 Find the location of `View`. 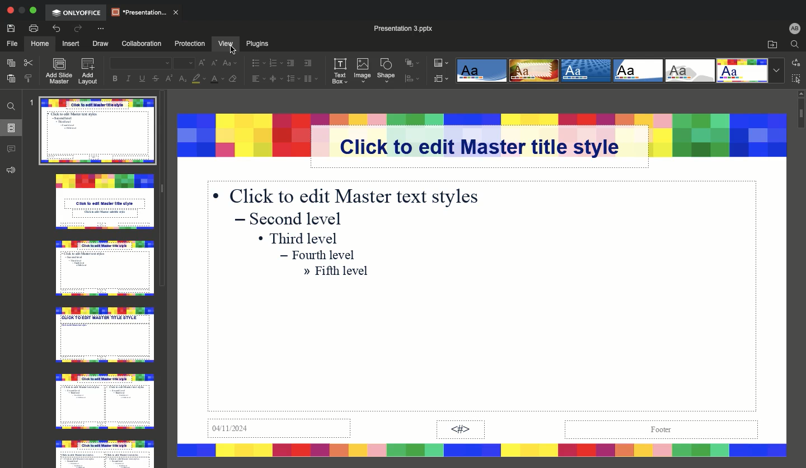

View is located at coordinates (223, 43).